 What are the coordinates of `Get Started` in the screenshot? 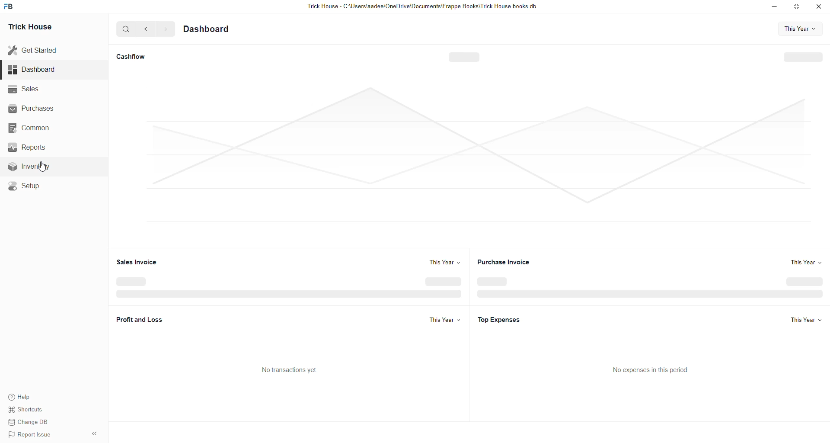 It's located at (34, 51).